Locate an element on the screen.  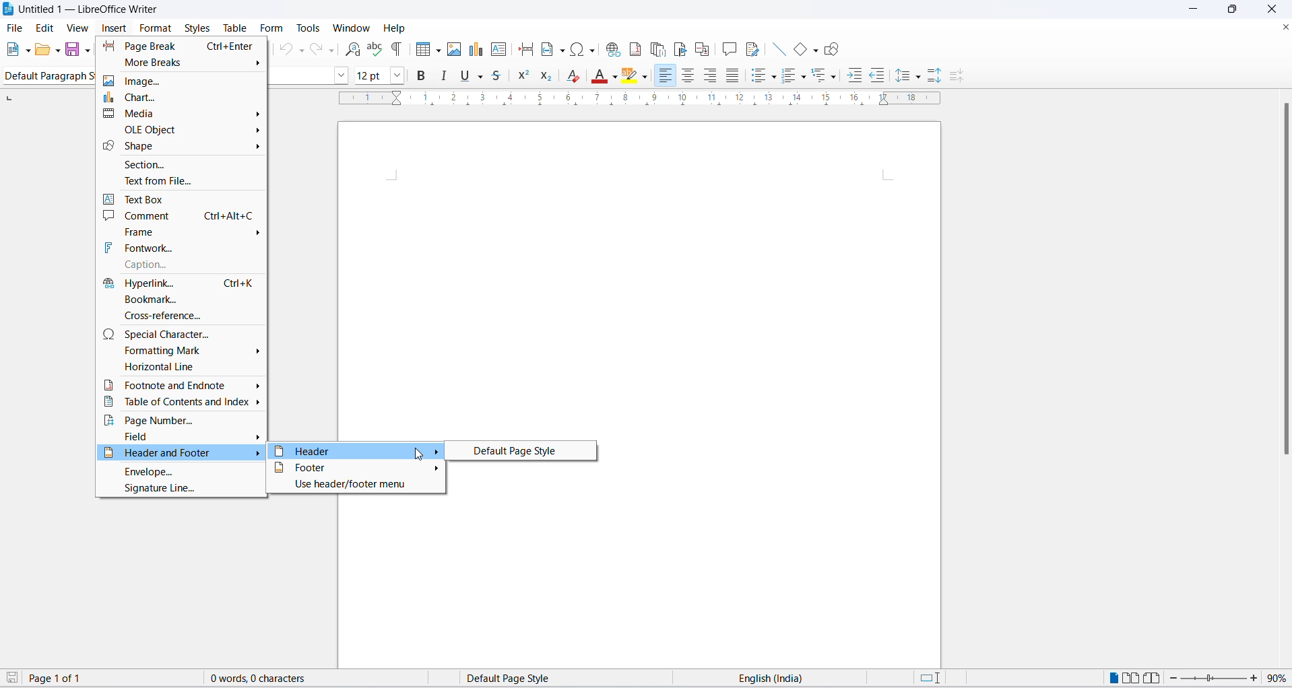
outline format options is located at coordinates (833, 77).